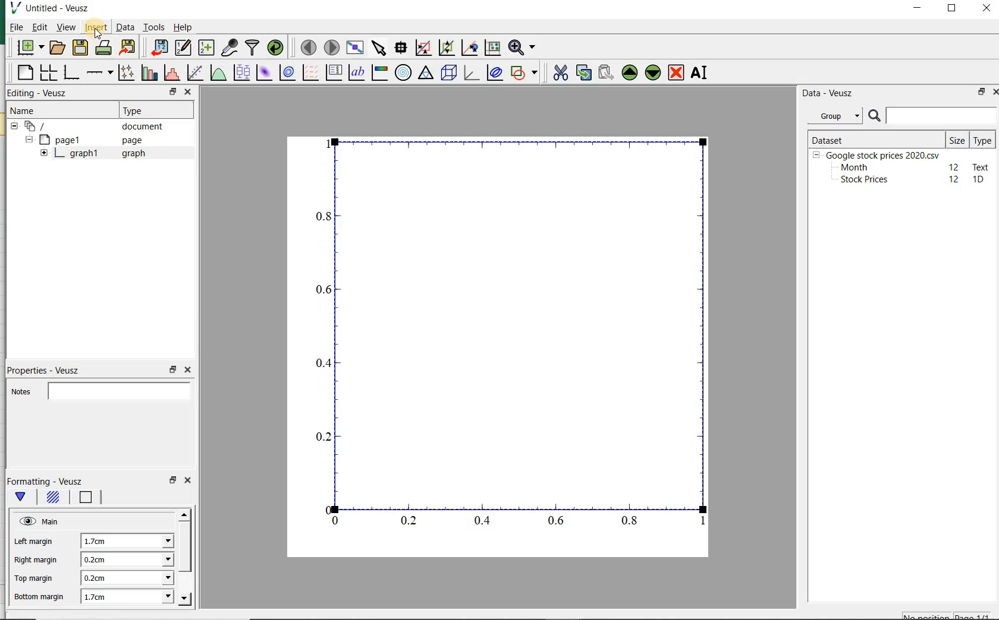 Image resolution: width=999 pixels, height=620 pixels. Describe the element at coordinates (698, 74) in the screenshot. I see `renames the selected widget` at that location.